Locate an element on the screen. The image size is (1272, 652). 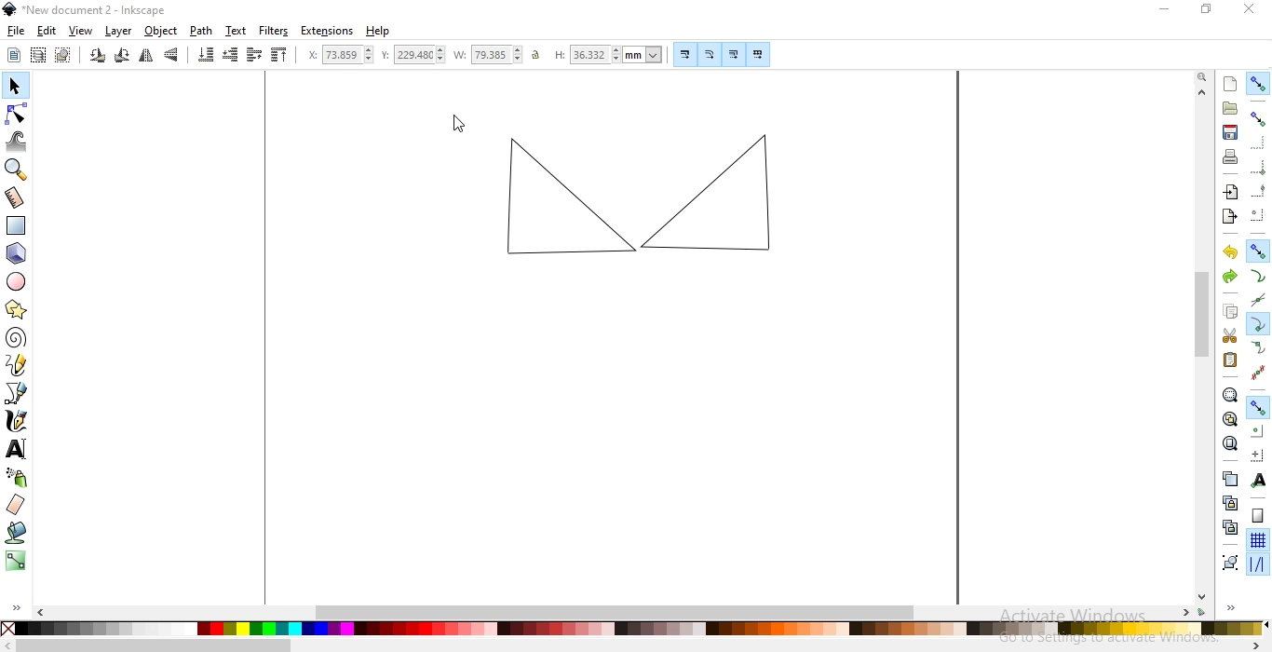
object is located at coordinates (160, 32).